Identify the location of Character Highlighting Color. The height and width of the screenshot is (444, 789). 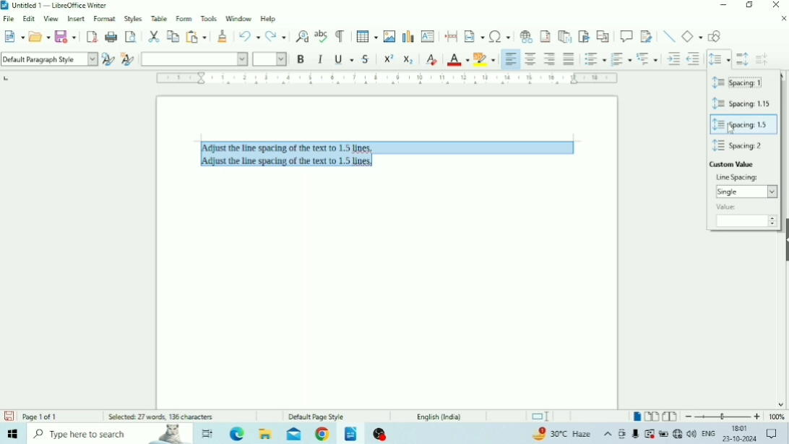
(484, 59).